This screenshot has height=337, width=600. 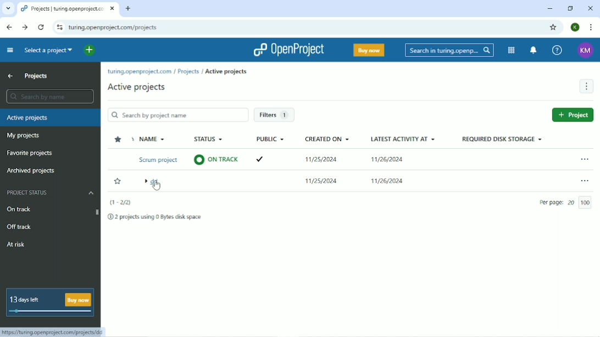 What do you see at coordinates (553, 27) in the screenshot?
I see `Bookmark this tab` at bounding box center [553, 27].